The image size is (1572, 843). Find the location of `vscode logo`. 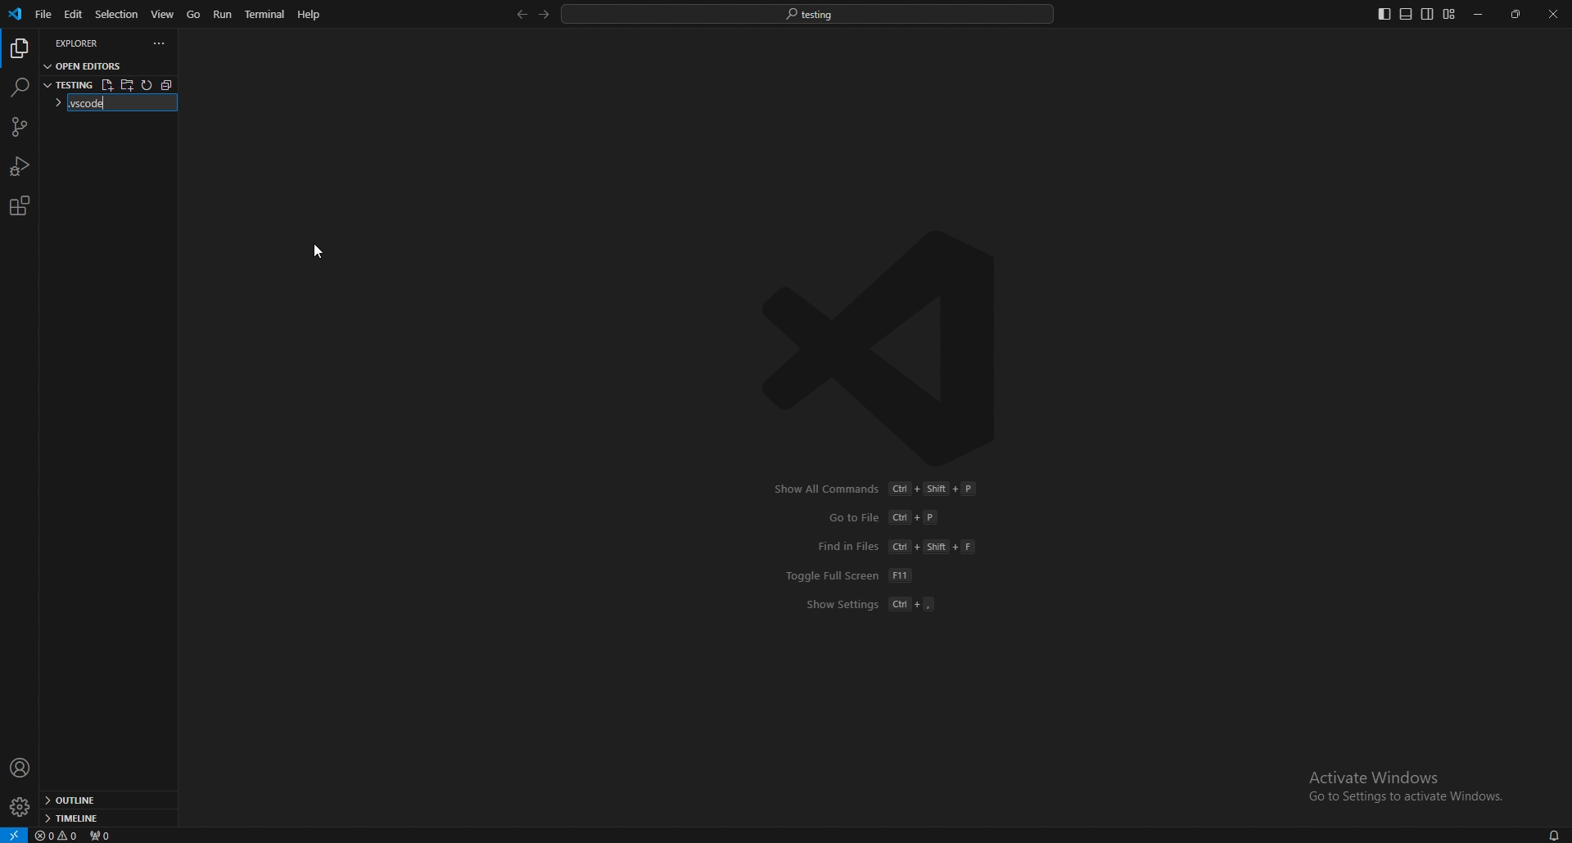

vscode logo is located at coordinates (889, 348).